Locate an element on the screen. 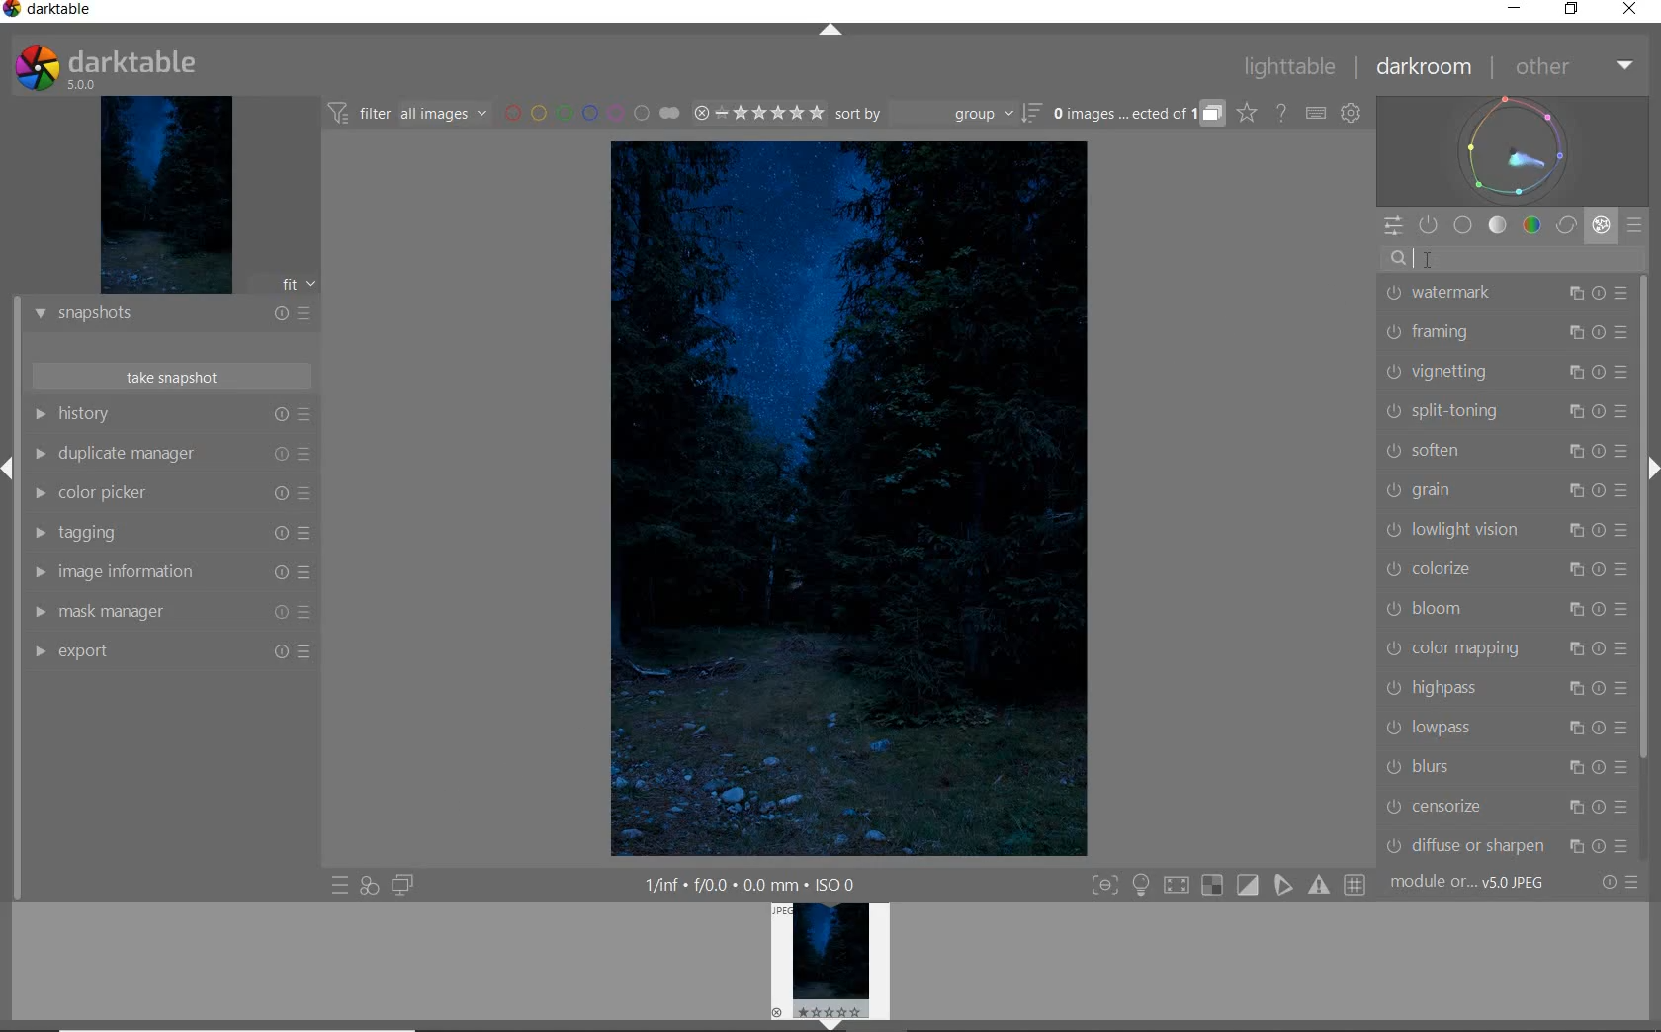 The image size is (1661, 1032). 1/inf*f/0.0 mm*ISO 0 is located at coordinates (745, 883).